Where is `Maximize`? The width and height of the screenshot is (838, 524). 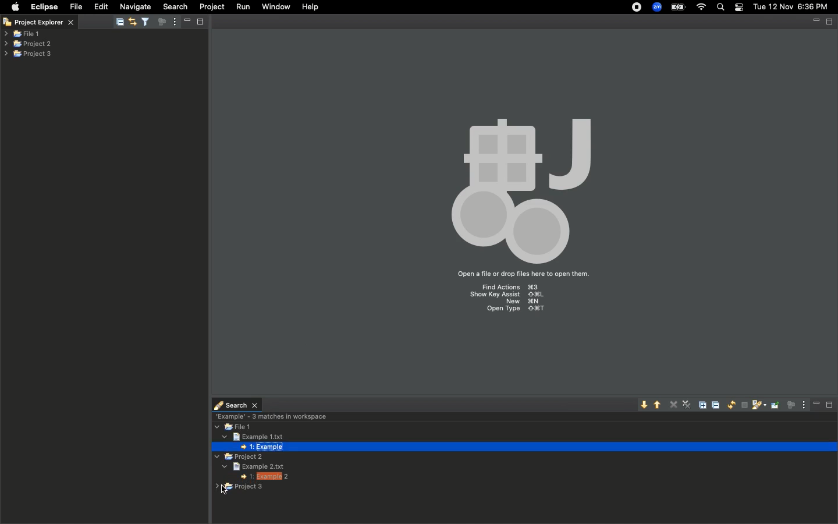
Maximize is located at coordinates (830, 405).